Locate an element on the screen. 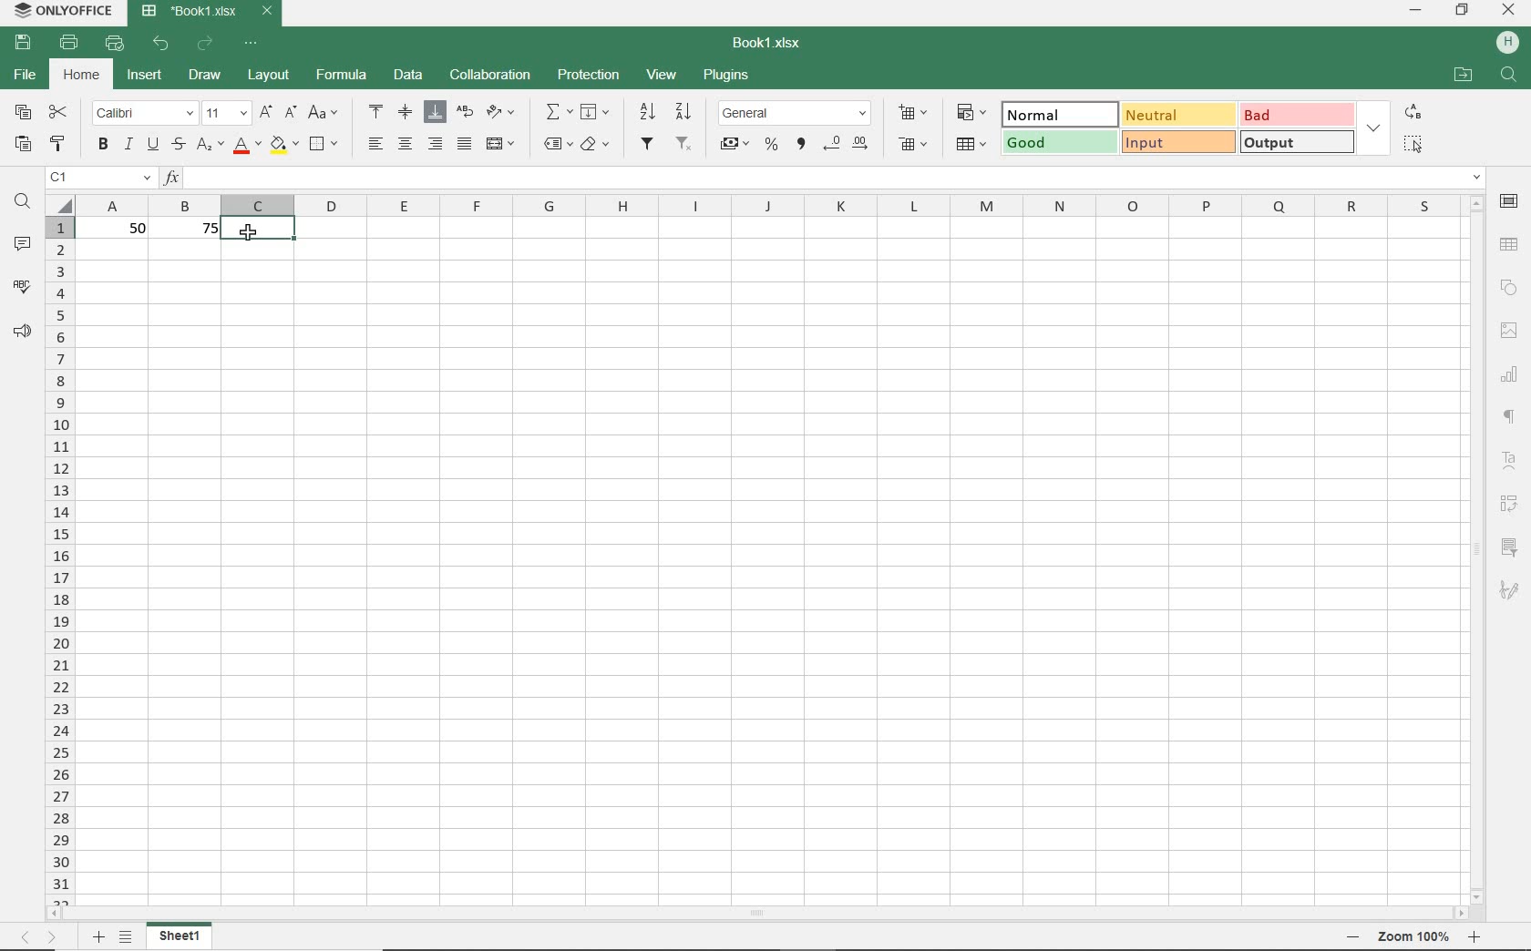 Image resolution: width=1531 pixels, height=951 pixels. borders is located at coordinates (325, 143).